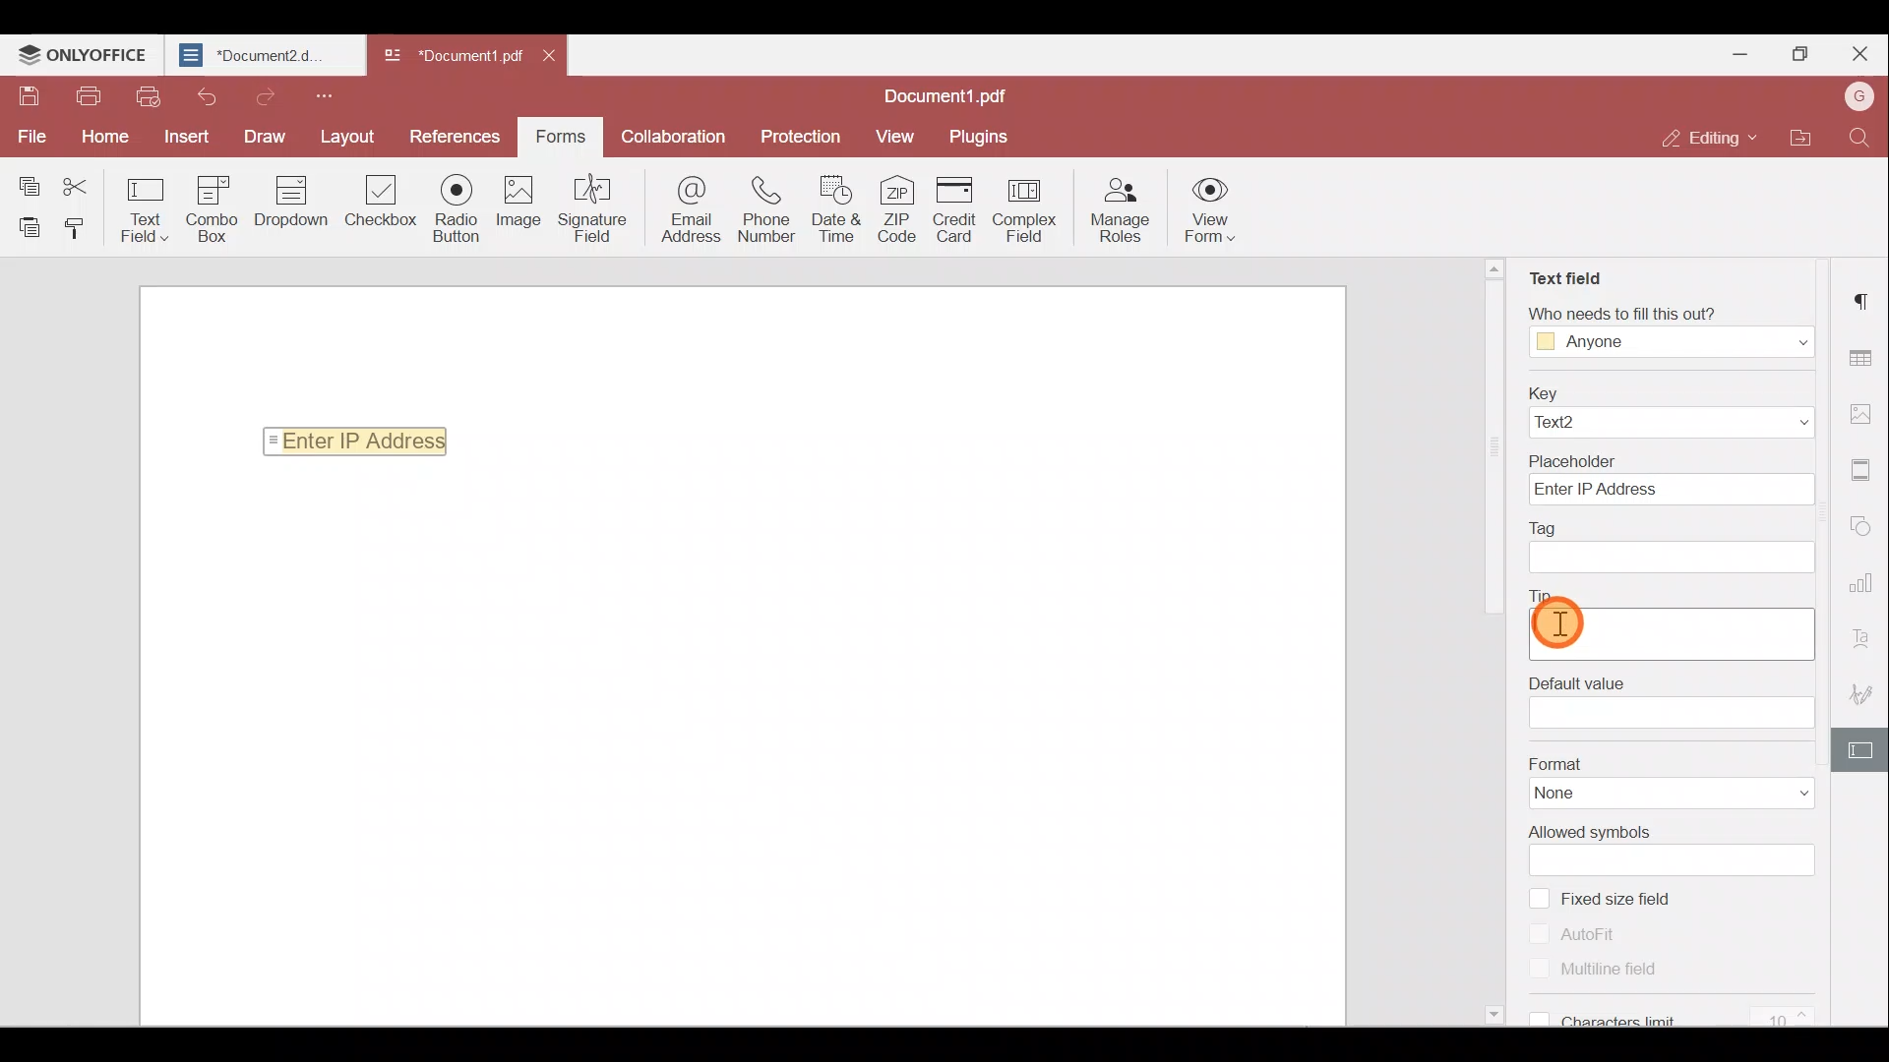 This screenshot has width=1889, height=1062. Describe the element at coordinates (1674, 714) in the screenshot. I see `Default value field` at that location.